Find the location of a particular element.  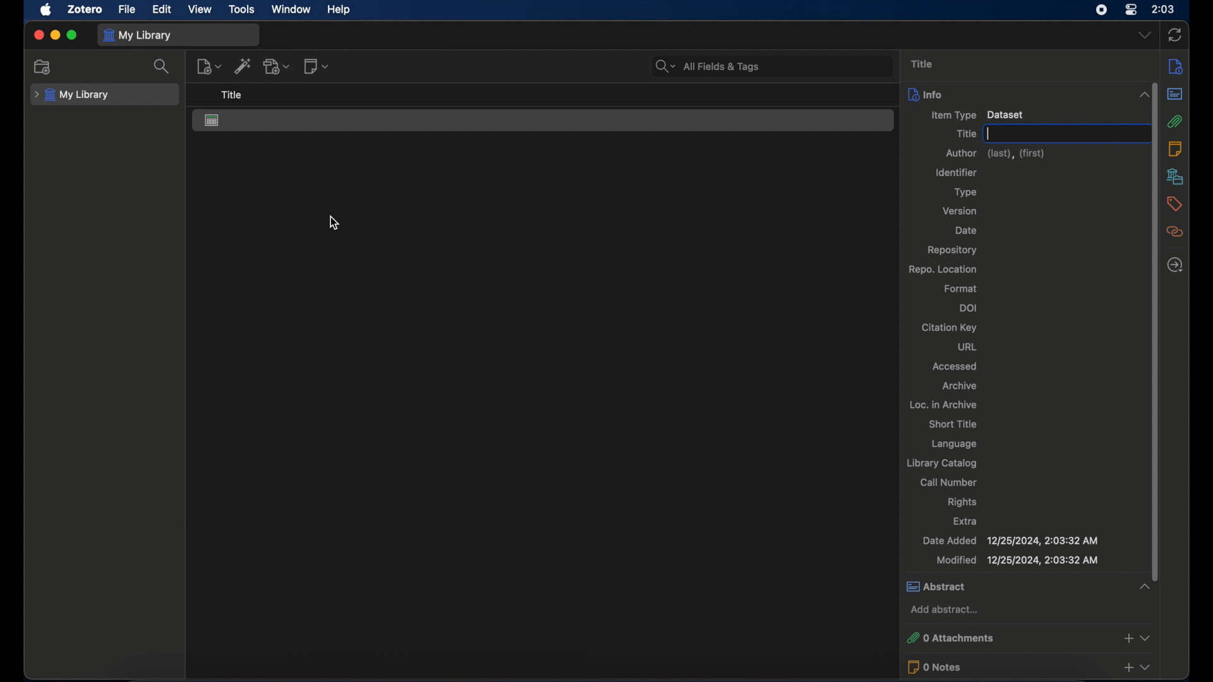

title is located at coordinates (231, 95).